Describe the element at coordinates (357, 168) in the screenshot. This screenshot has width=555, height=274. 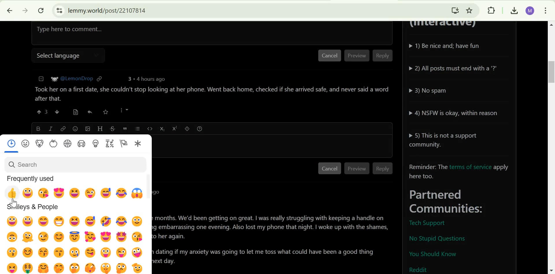
I see `Preview` at that location.